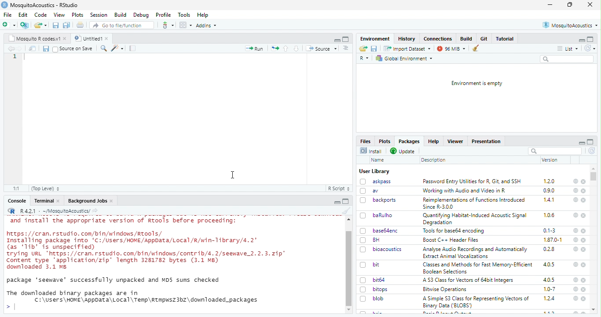 Image resolution: width=601 pixels, height=317 pixels. I want to click on User Library, so click(375, 172).